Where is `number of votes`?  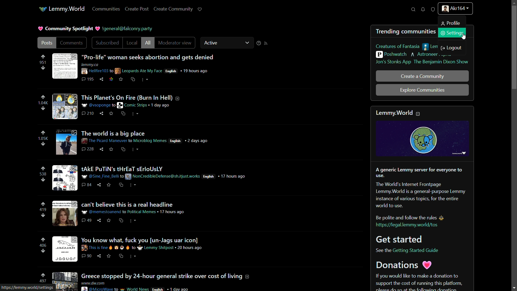 number of votes is located at coordinates (43, 103).